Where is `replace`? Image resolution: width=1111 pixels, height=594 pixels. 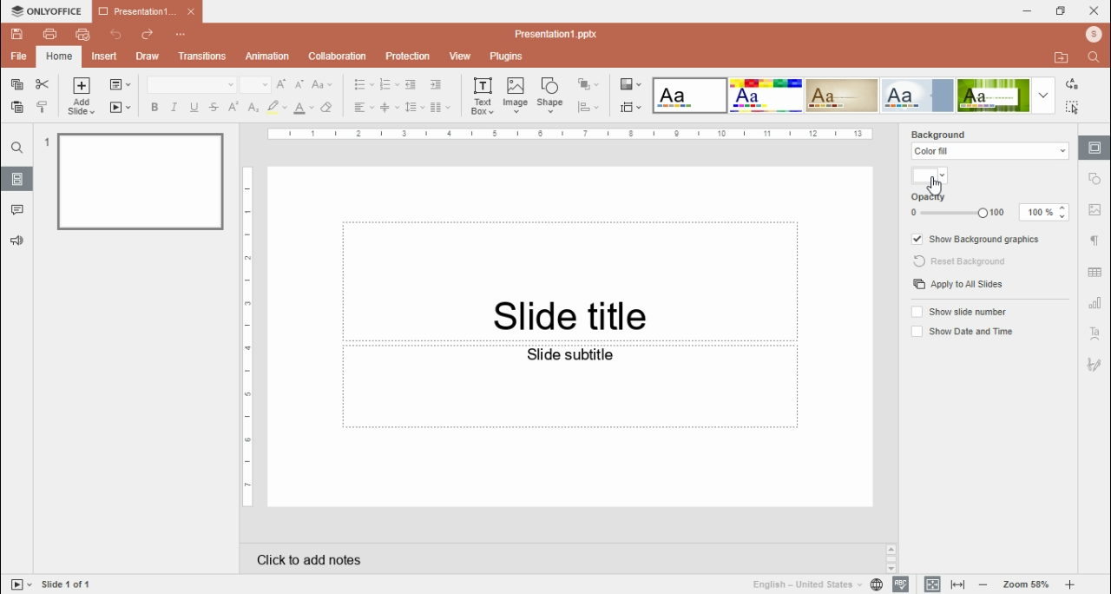
replace is located at coordinates (1073, 84).